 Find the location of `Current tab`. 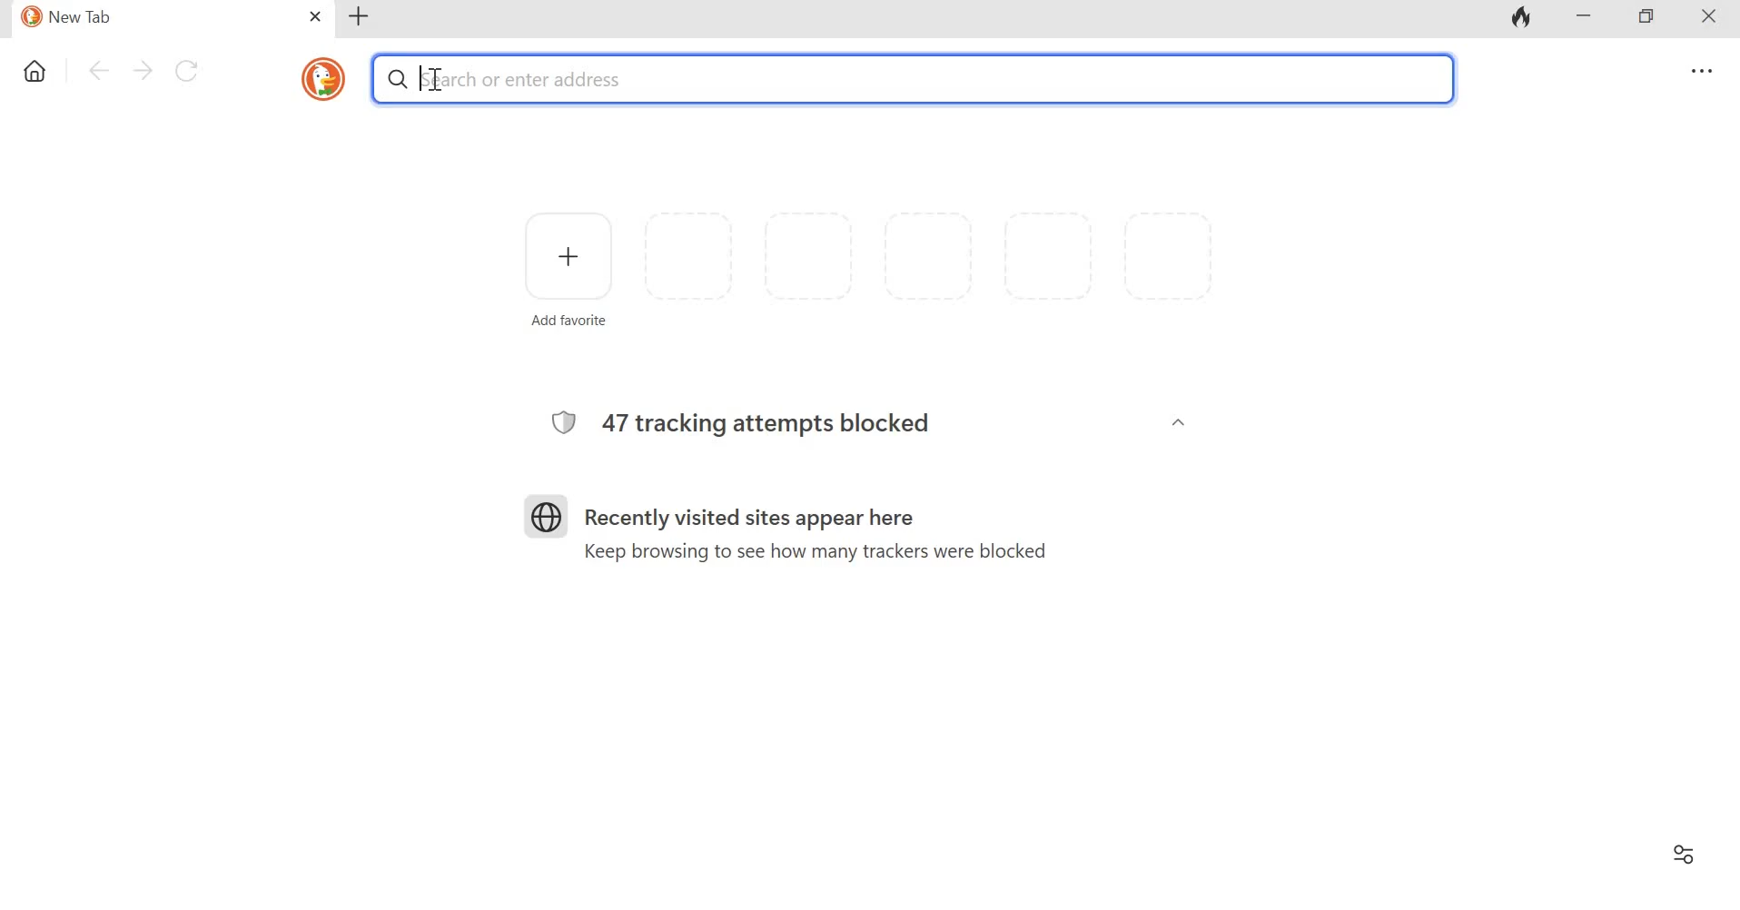

Current tab is located at coordinates (151, 18).